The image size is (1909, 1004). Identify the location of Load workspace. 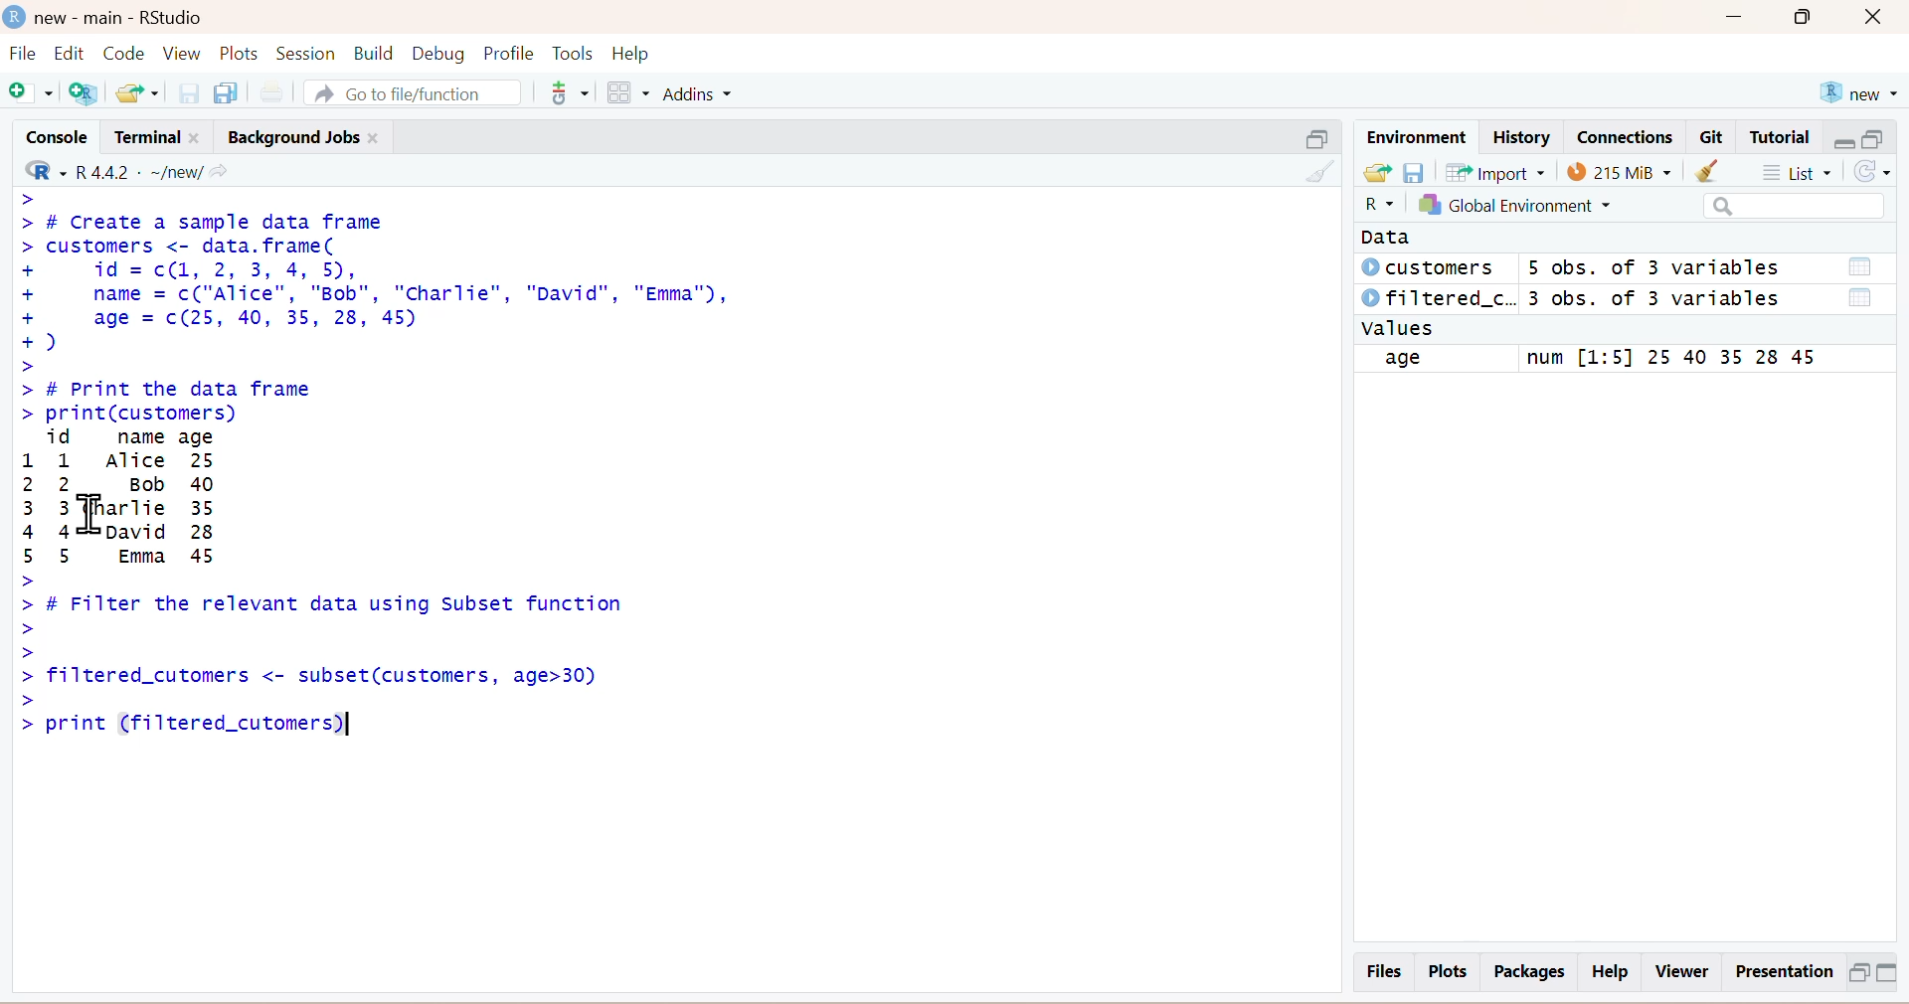
(1376, 173).